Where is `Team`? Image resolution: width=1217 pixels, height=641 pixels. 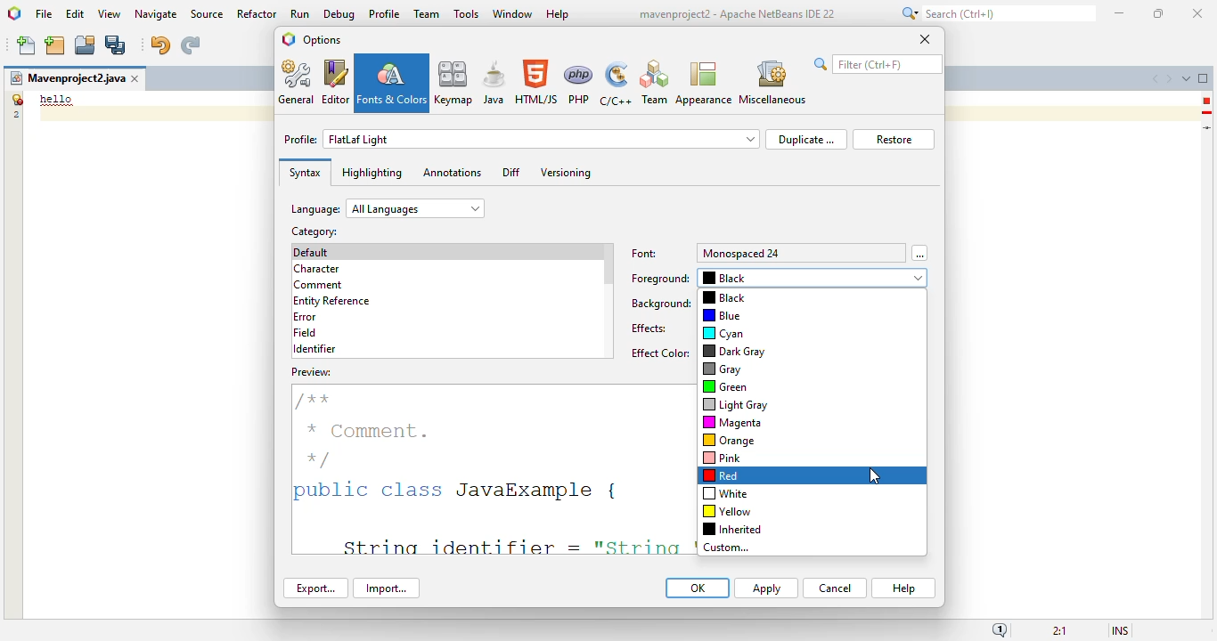
Team is located at coordinates (654, 83).